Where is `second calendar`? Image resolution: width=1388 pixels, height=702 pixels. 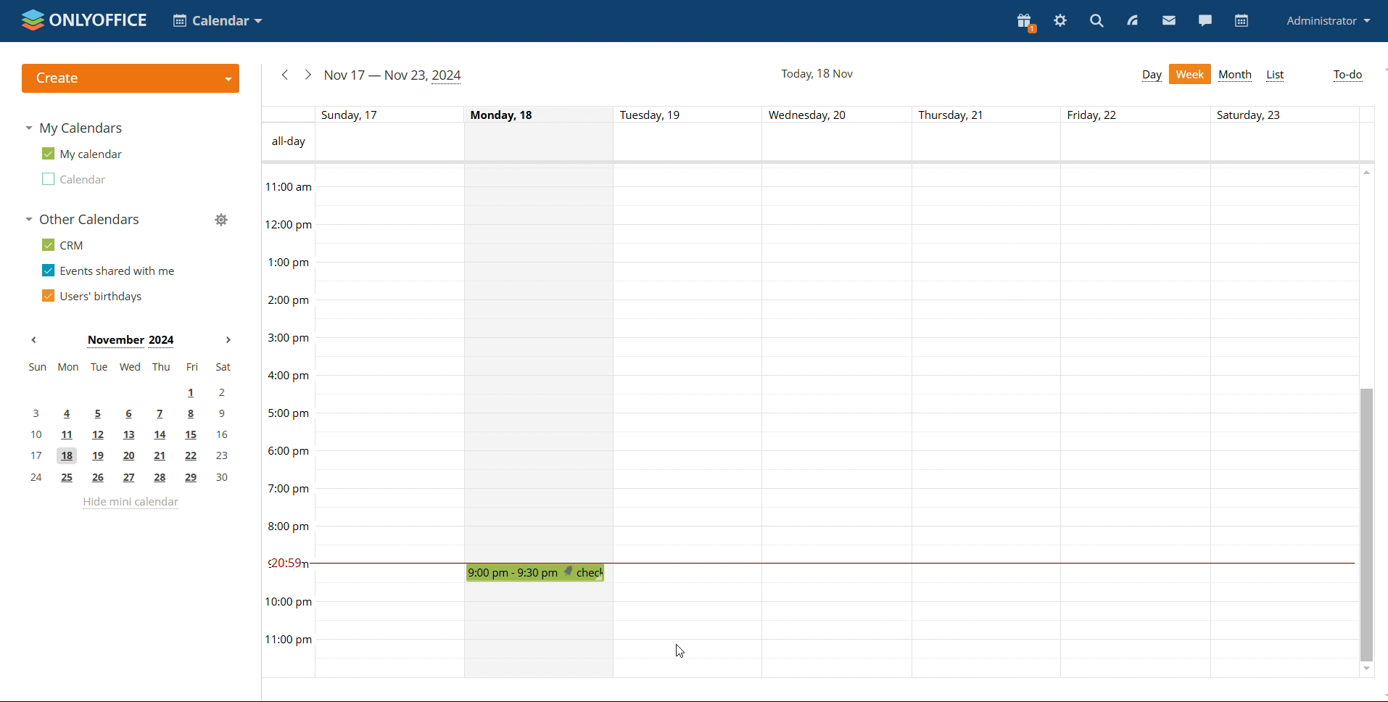
second calendar is located at coordinates (73, 178).